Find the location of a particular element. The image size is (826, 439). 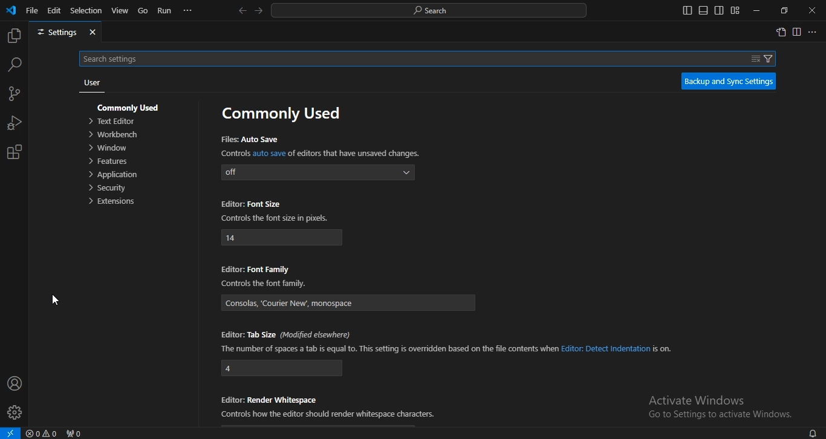

4 is located at coordinates (282, 368).